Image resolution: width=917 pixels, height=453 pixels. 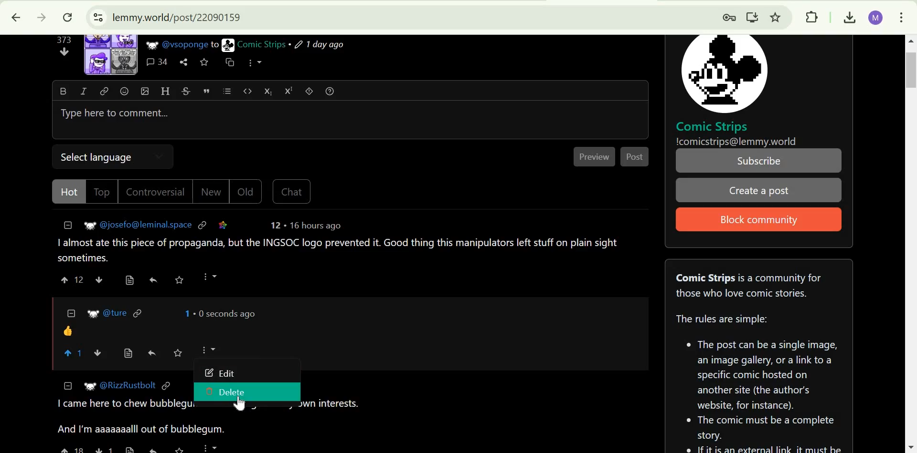 I want to click on 16 hours ago, so click(x=314, y=226).